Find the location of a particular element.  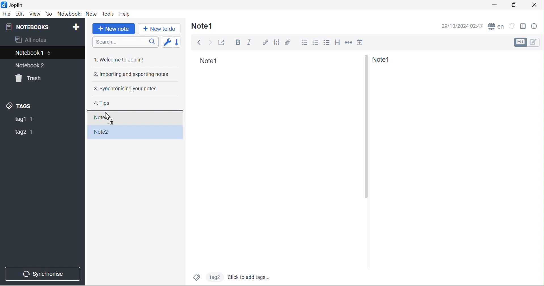

Note is located at coordinates (92, 14).